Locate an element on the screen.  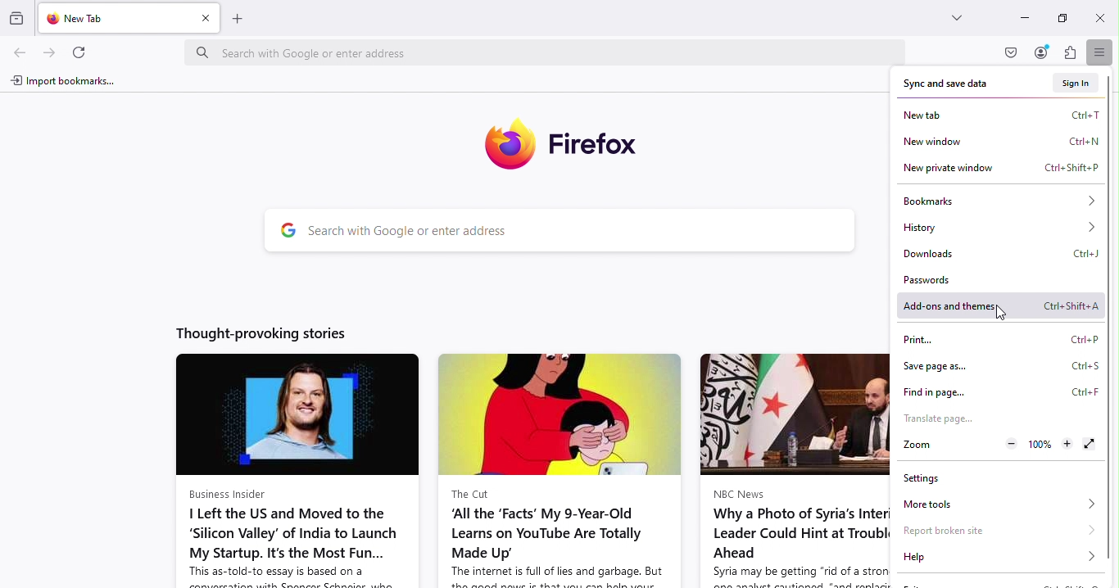
Thought-provoking stories is located at coordinates (260, 335).